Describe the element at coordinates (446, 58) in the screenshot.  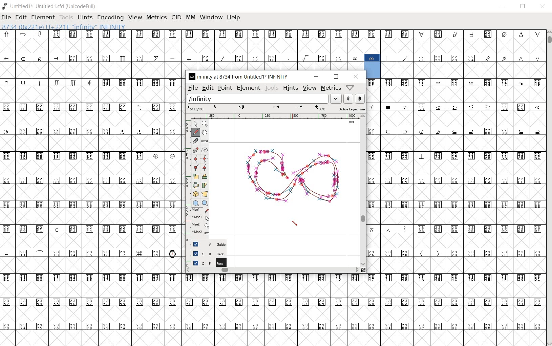
I see `Unicode code points` at that location.